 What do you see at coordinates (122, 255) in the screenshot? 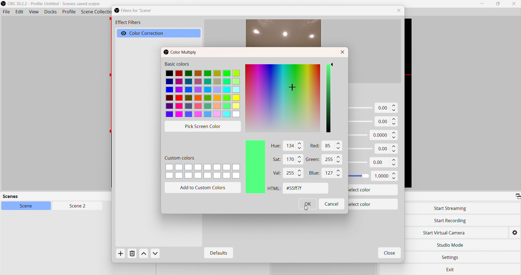
I see `Add` at bounding box center [122, 255].